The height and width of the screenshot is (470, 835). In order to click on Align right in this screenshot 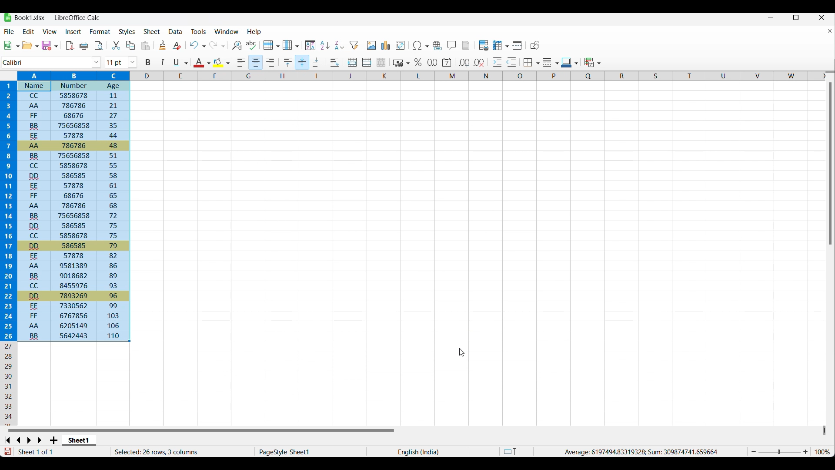, I will do `click(270, 62)`.